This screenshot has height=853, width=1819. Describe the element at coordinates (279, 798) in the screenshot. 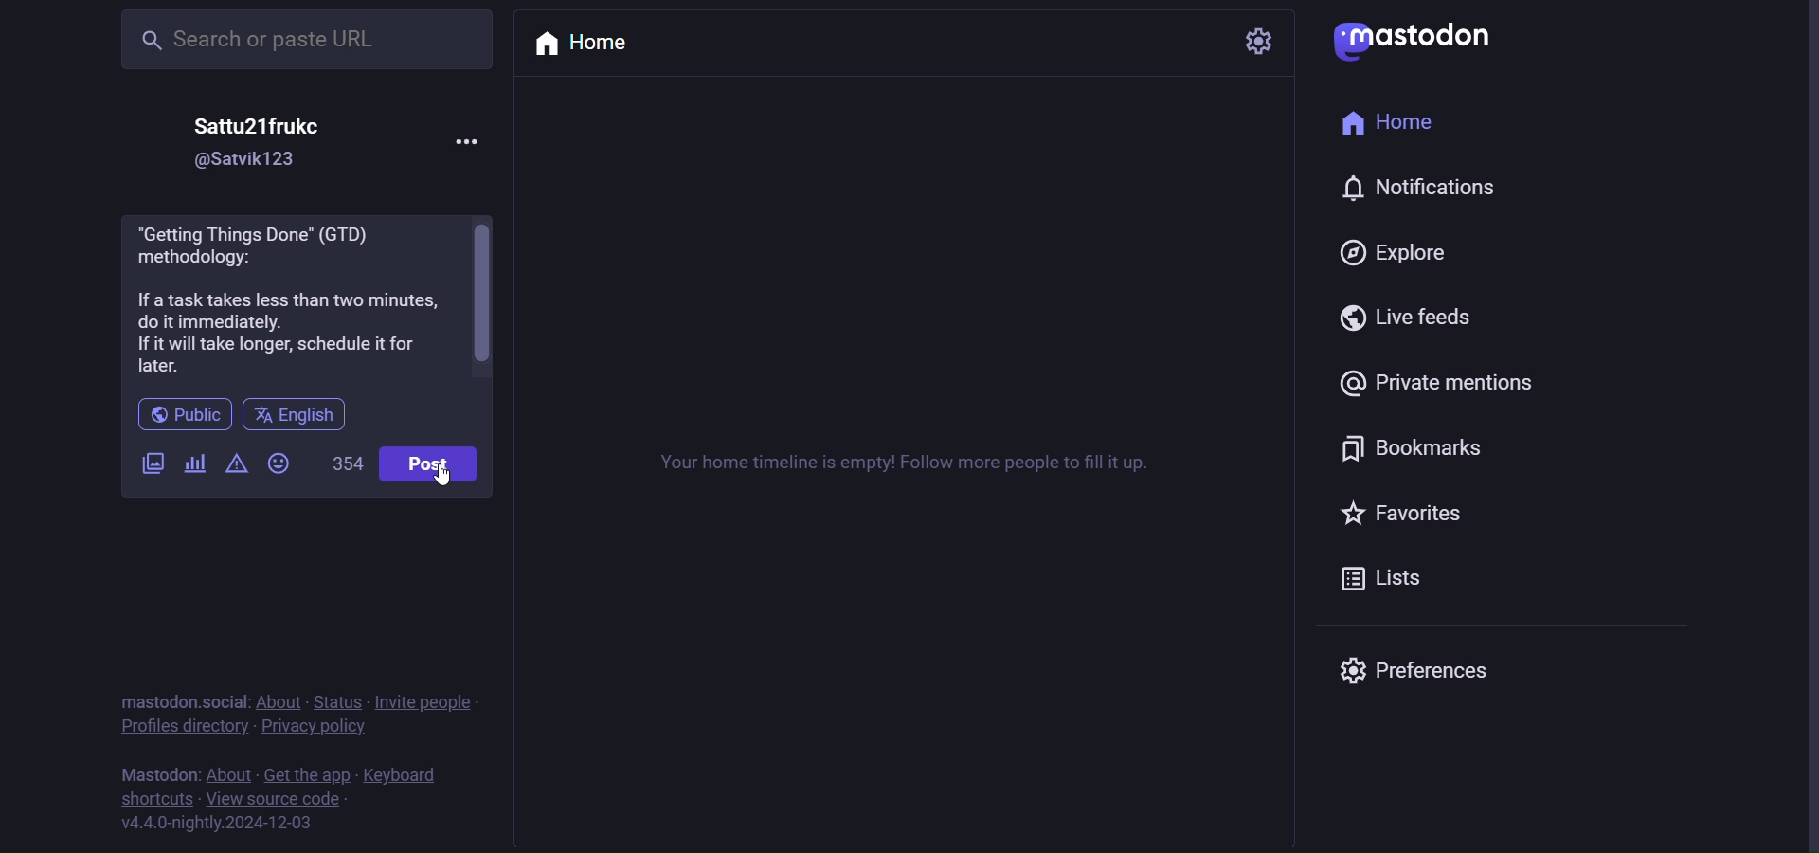

I see `source code` at that location.